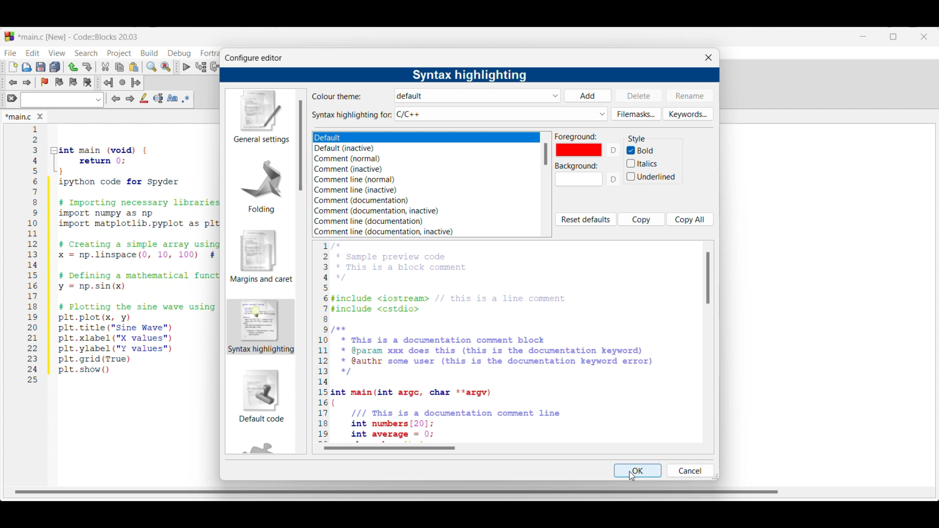 The width and height of the screenshot is (939, 528). I want to click on Indicates Bold toggle is on, so click(631, 151).